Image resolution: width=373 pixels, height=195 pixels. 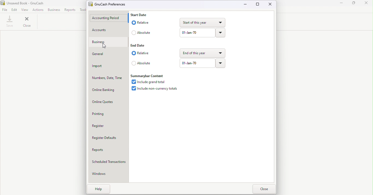 What do you see at coordinates (148, 75) in the screenshot?
I see `Summarybar content` at bounding box center [148, 75].